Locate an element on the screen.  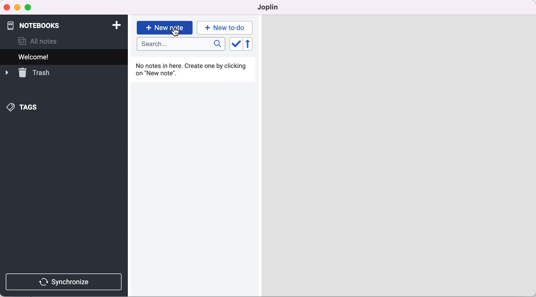
trash is located at coordinates (34, 73).